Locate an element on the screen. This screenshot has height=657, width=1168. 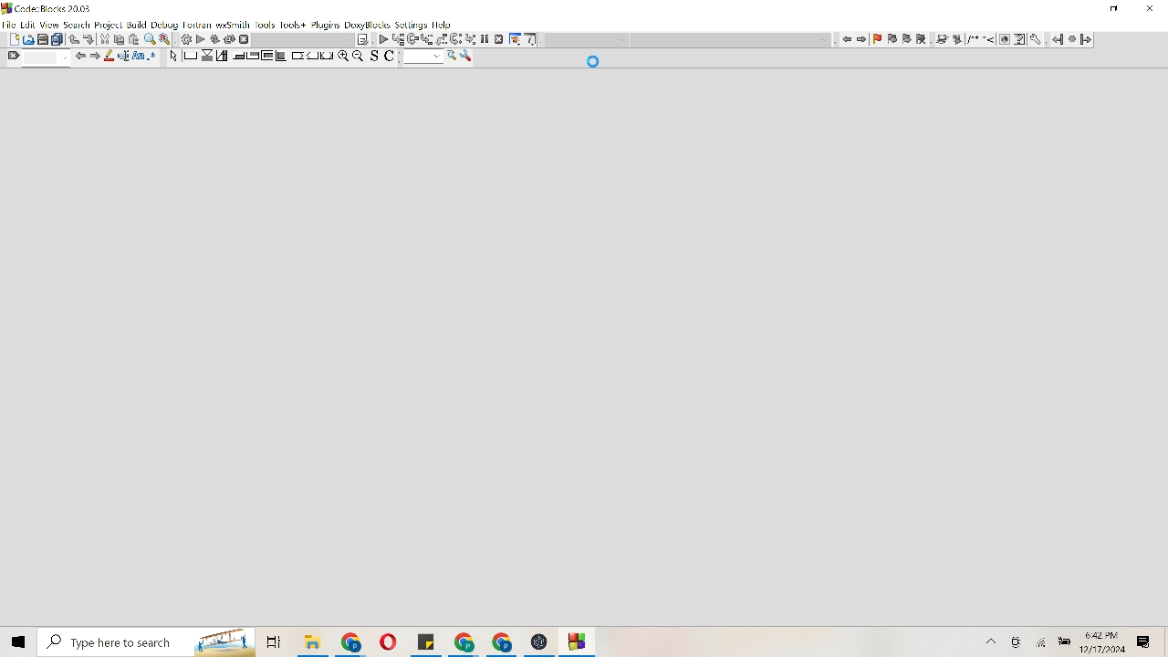
Picture is located at coordinates (28, 38).